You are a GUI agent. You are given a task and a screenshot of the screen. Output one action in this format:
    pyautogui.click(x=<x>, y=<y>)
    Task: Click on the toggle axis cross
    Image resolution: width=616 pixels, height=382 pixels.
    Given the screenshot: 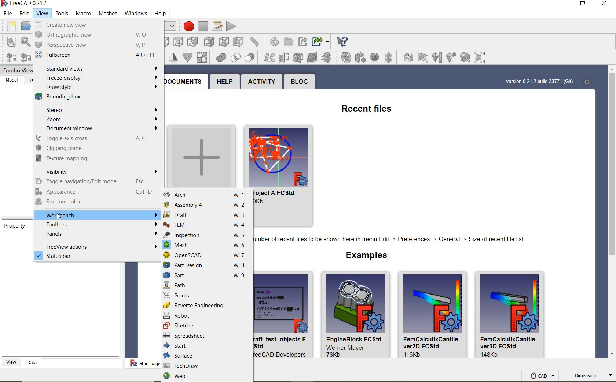 What is the action you would take?
    pyautogui.click(x=93, y=138)
    